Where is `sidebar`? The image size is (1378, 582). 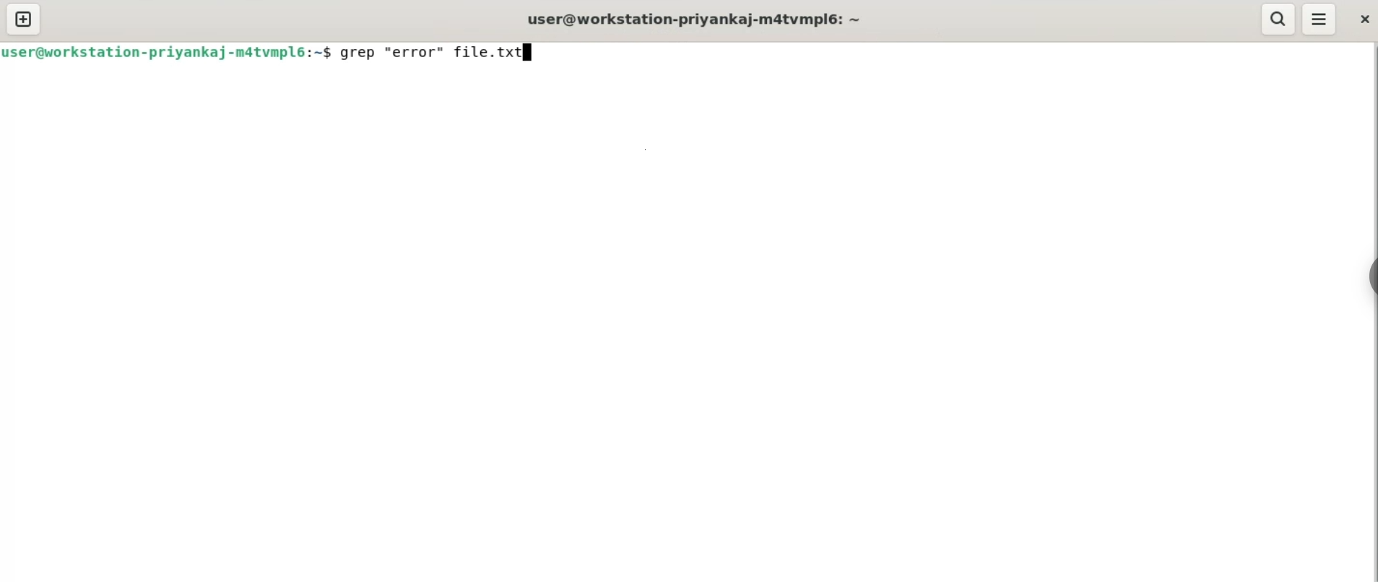 sidebar is located at coordinates (1369, 277).